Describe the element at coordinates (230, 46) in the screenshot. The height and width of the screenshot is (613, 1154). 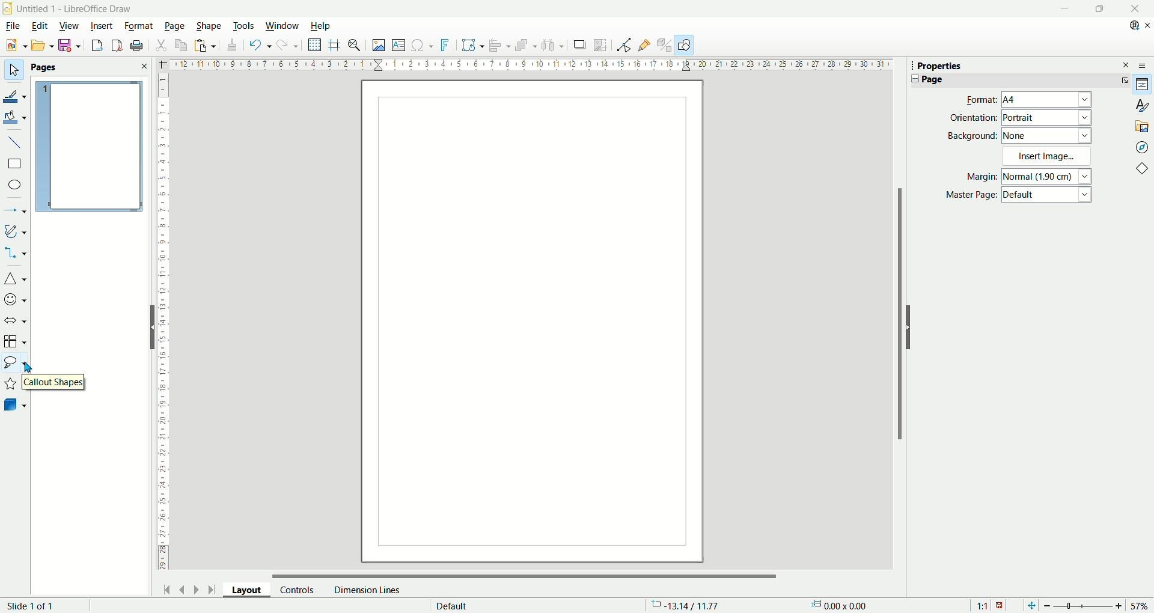
I see `clone formatting` at that location.